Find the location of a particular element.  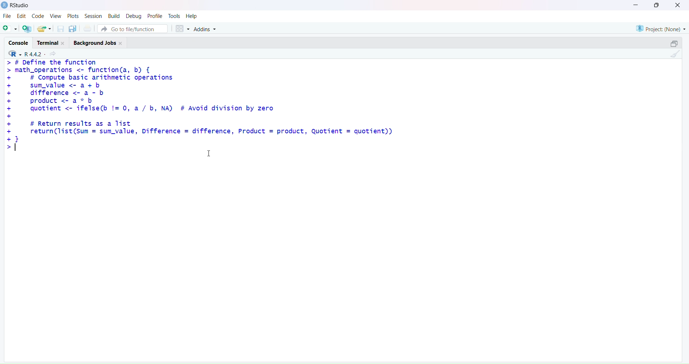

View the current working directory is located at coordinates (54, 54).